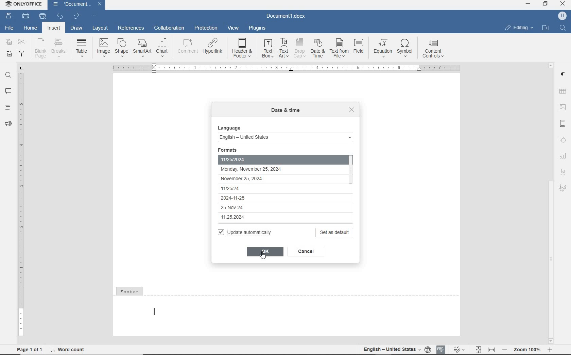  Describe the element at coordinates (547, 28) in the screenshot. I see `open file location` at that location.